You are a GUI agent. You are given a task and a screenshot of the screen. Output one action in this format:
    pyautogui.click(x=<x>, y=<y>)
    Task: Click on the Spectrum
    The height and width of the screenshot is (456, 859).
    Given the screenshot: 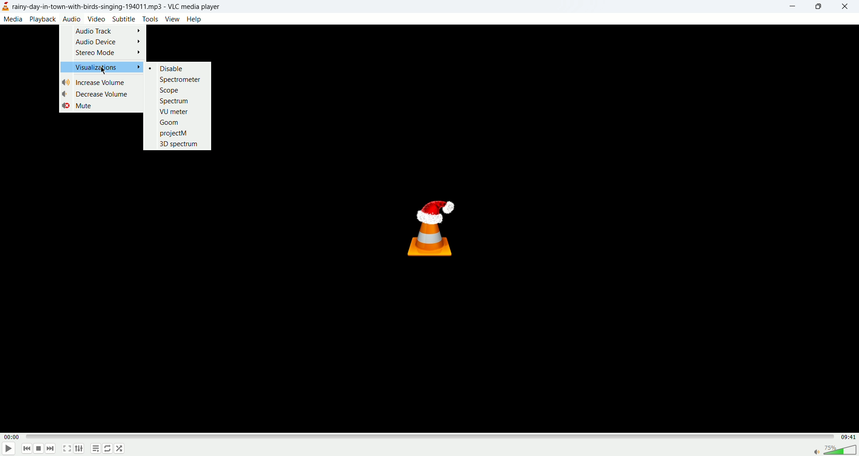 What is the action you would take?
    pyautogui.click(x=173, y=100)
    